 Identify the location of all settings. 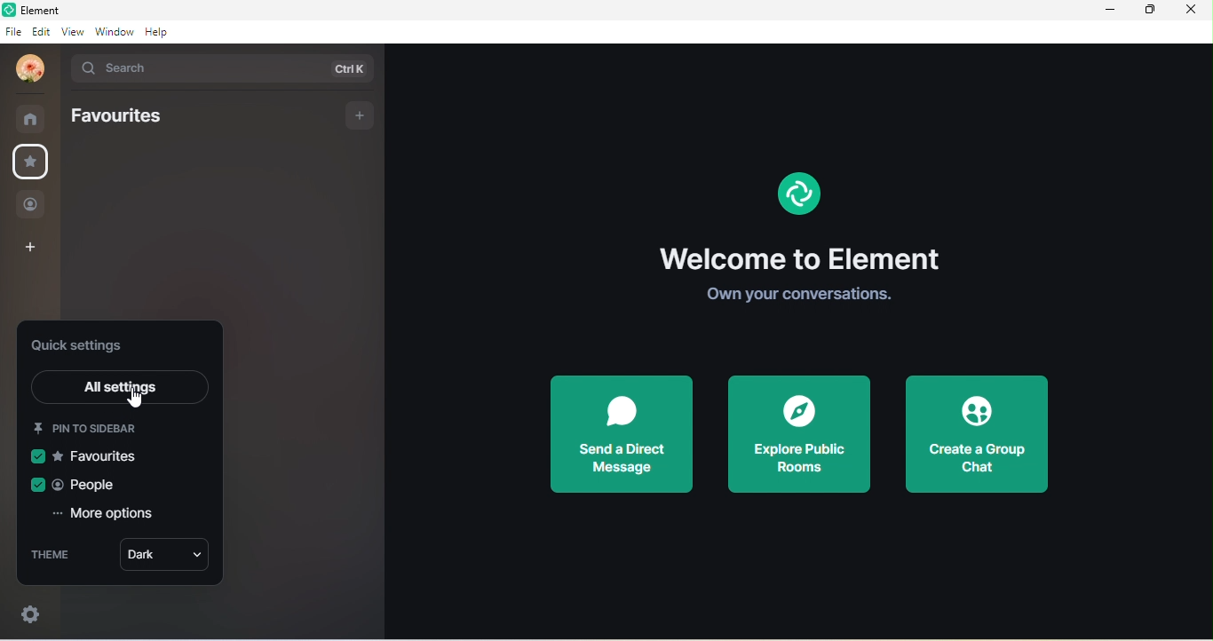
(121, 390).